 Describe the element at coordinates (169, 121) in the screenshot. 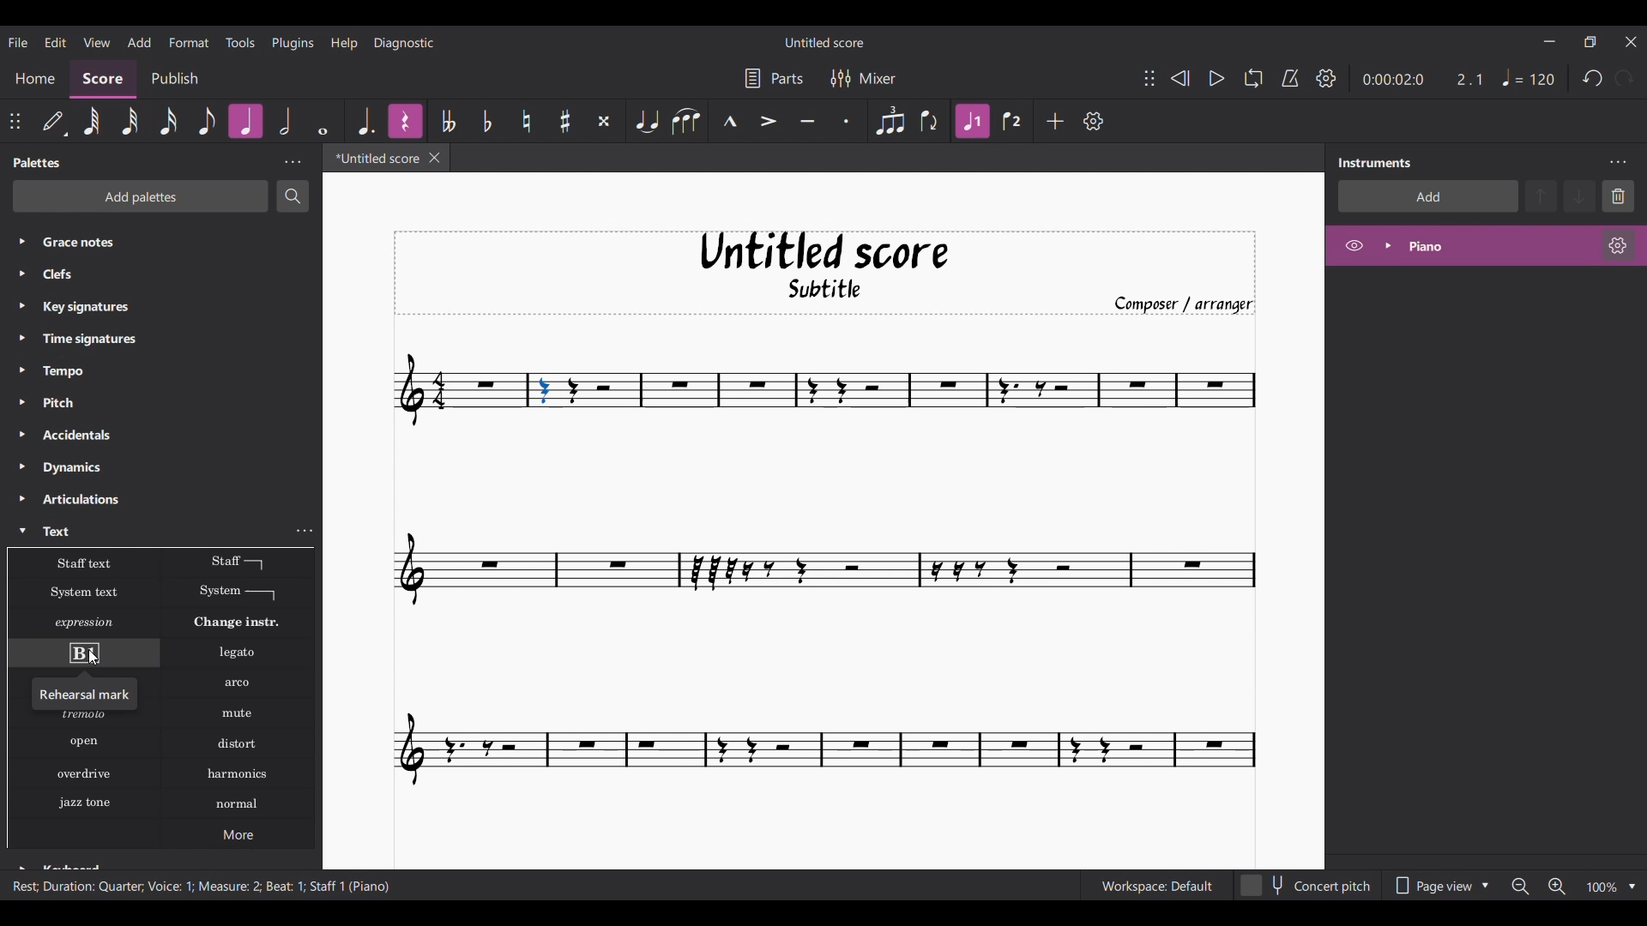

I see `16th note` at that location.